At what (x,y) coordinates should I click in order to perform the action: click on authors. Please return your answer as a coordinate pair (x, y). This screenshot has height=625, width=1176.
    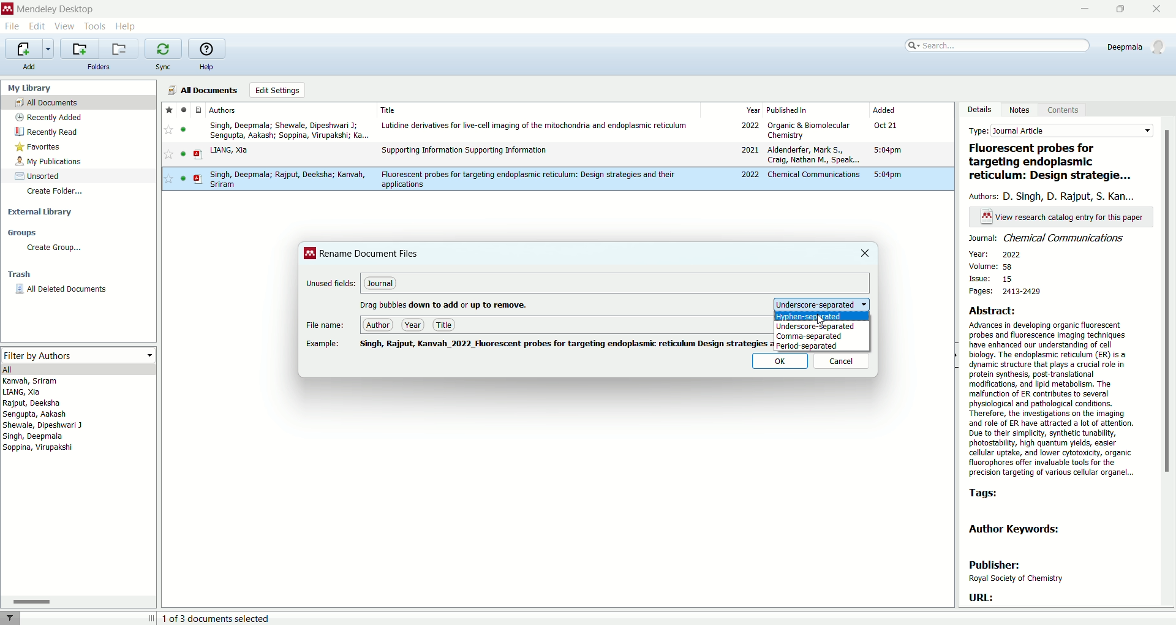
    Looking at the image, I should click on (1056, 197).